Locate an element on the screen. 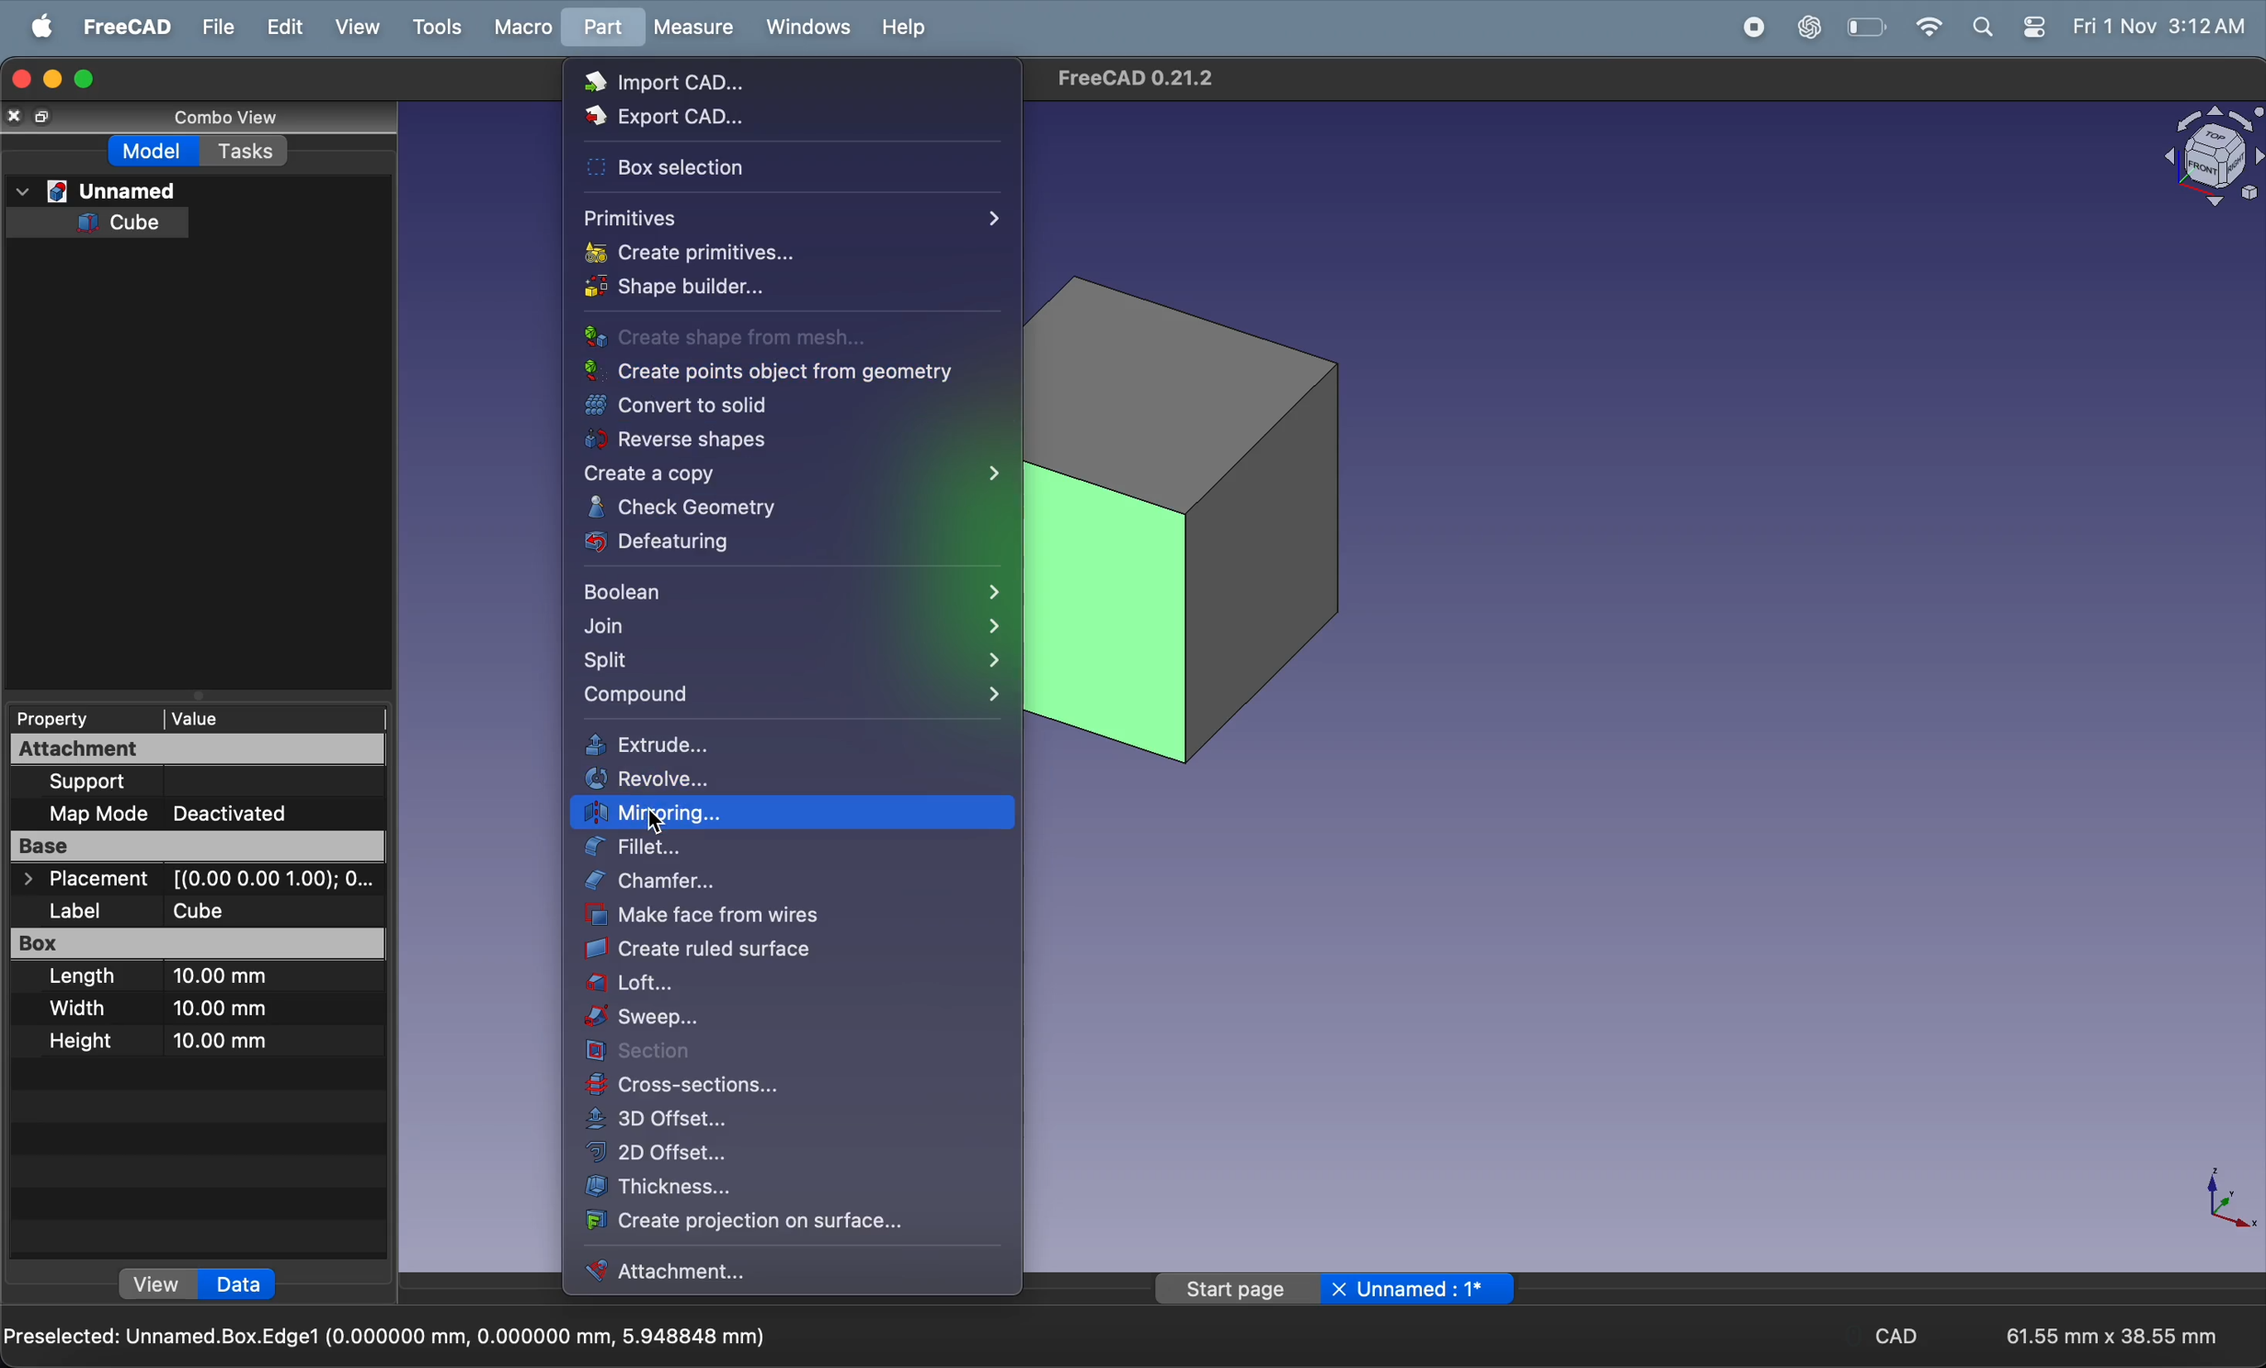  measure is located at coordinates (693, 28).